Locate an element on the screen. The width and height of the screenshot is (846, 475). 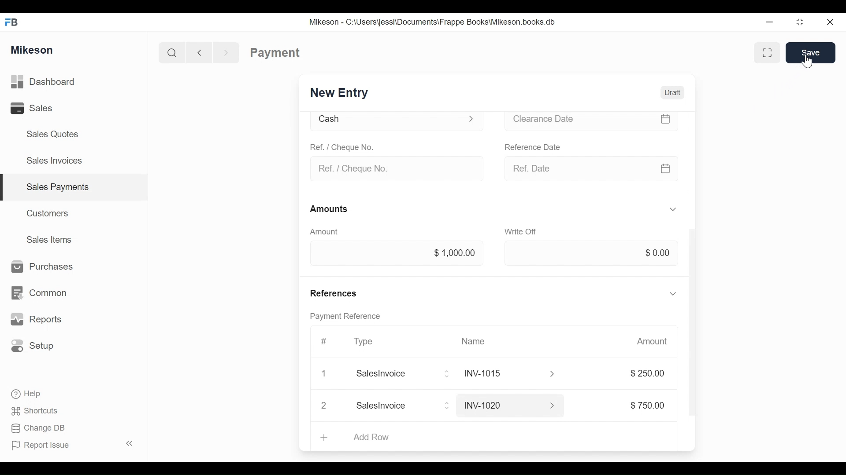
Sales is located at coordinates (31, 109).